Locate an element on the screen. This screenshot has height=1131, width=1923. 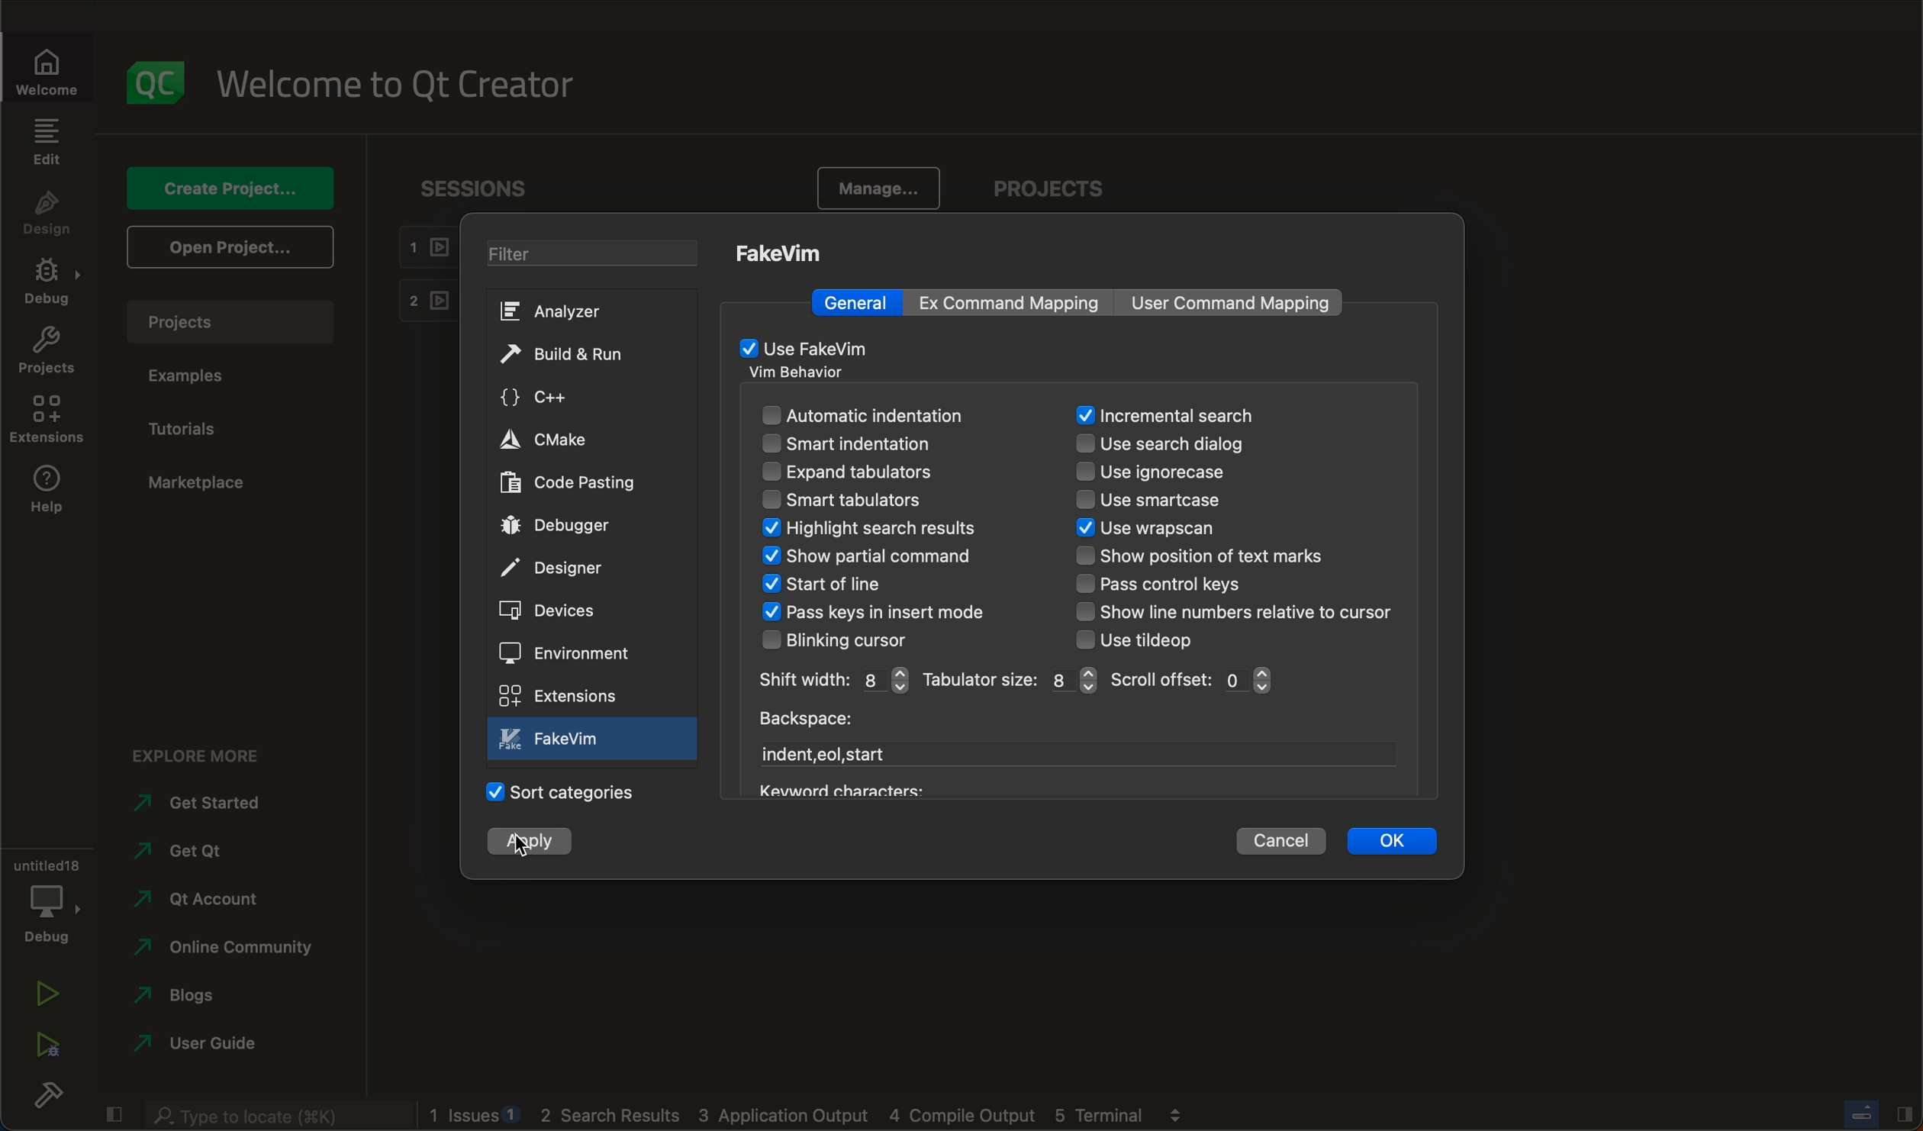
cursor is located at coordinates (520, 844).